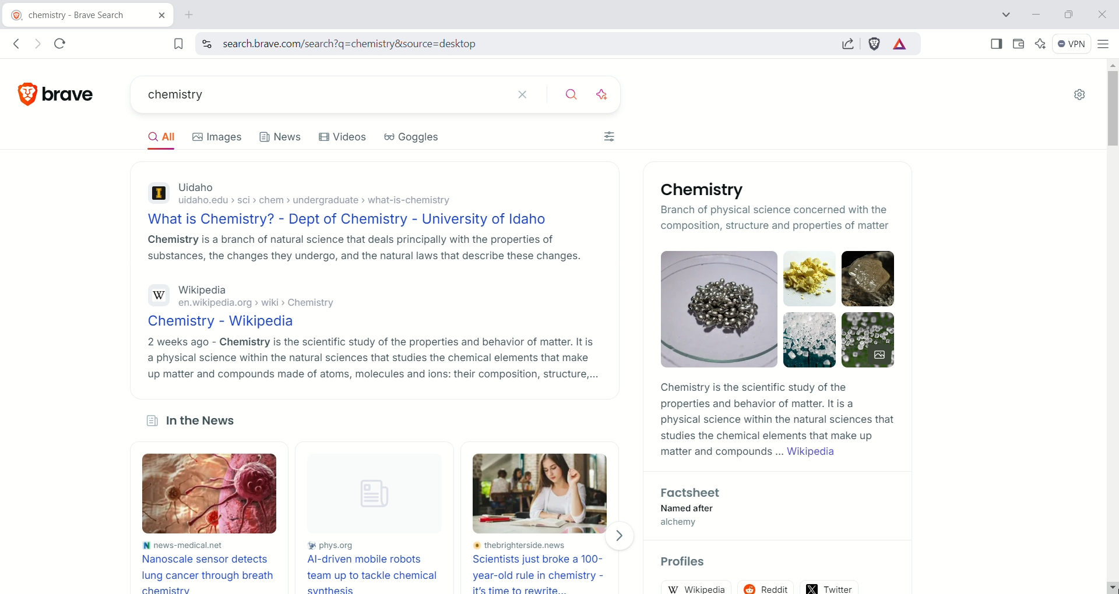 This screenshot has height=594, width=1119. Describe the element at coordinates (166, 139) in the screenshot. I see `All` at that location.